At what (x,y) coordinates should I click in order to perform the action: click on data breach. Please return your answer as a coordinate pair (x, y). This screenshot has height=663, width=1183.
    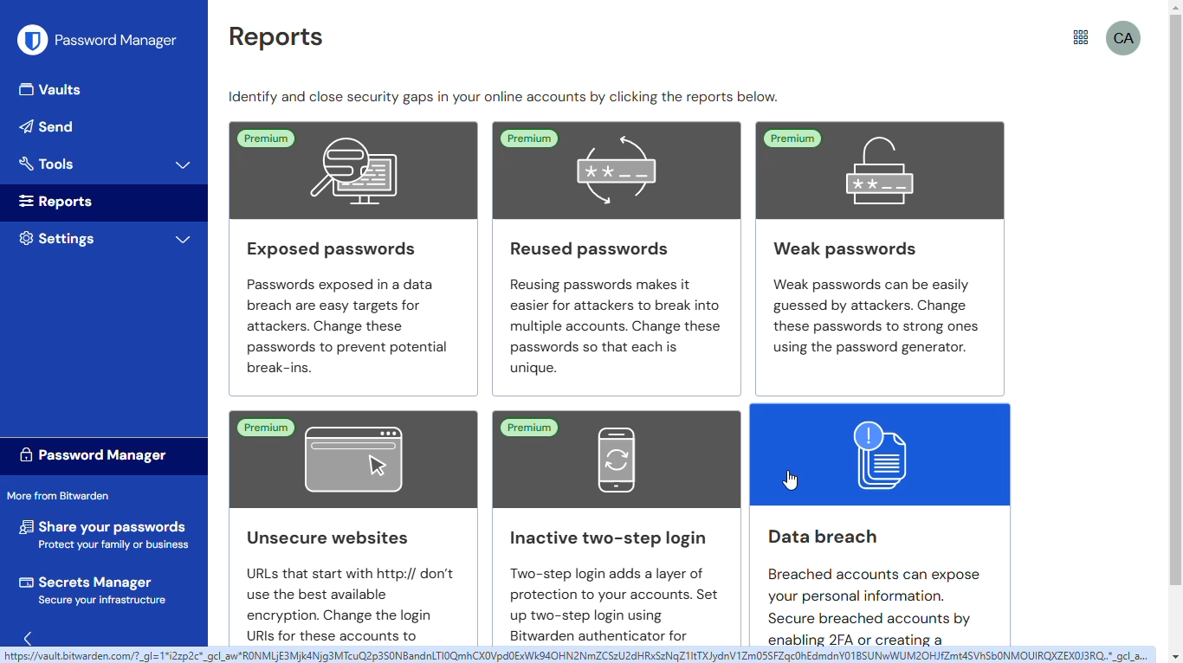
    Looking at the image, I should click on (882, 453).